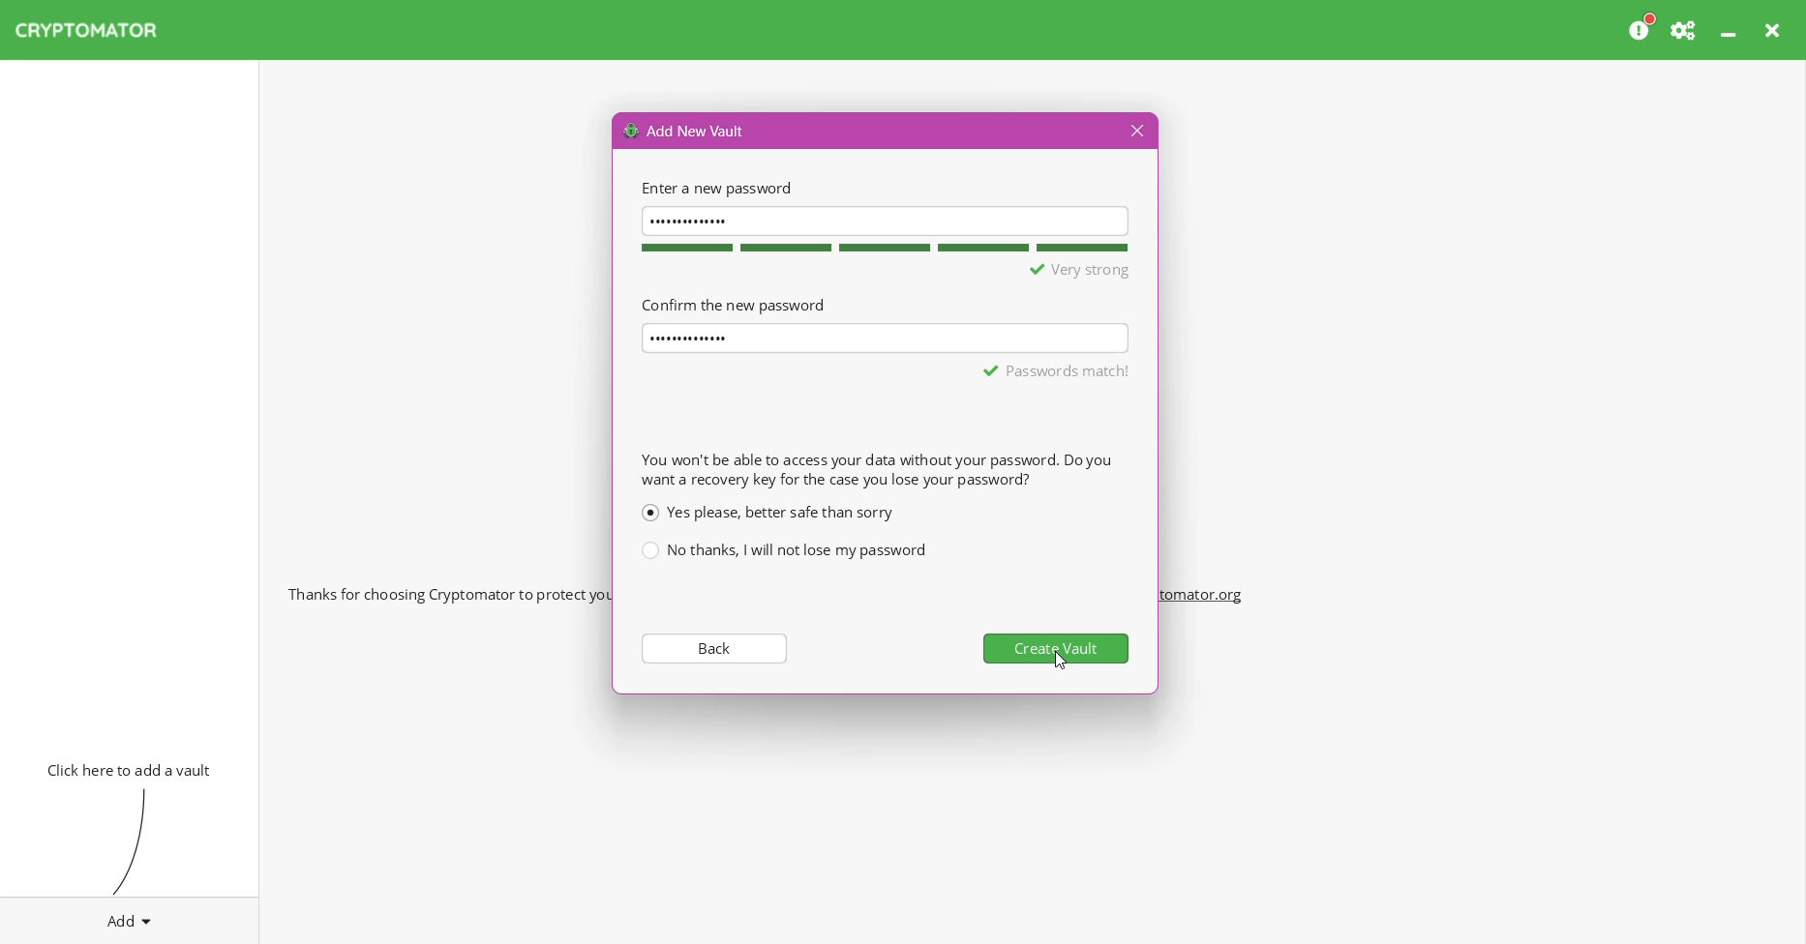  What do you see at coordinates (882, 248) in the screenshot?
I see `Password strength` at bounding box center [882, 248].